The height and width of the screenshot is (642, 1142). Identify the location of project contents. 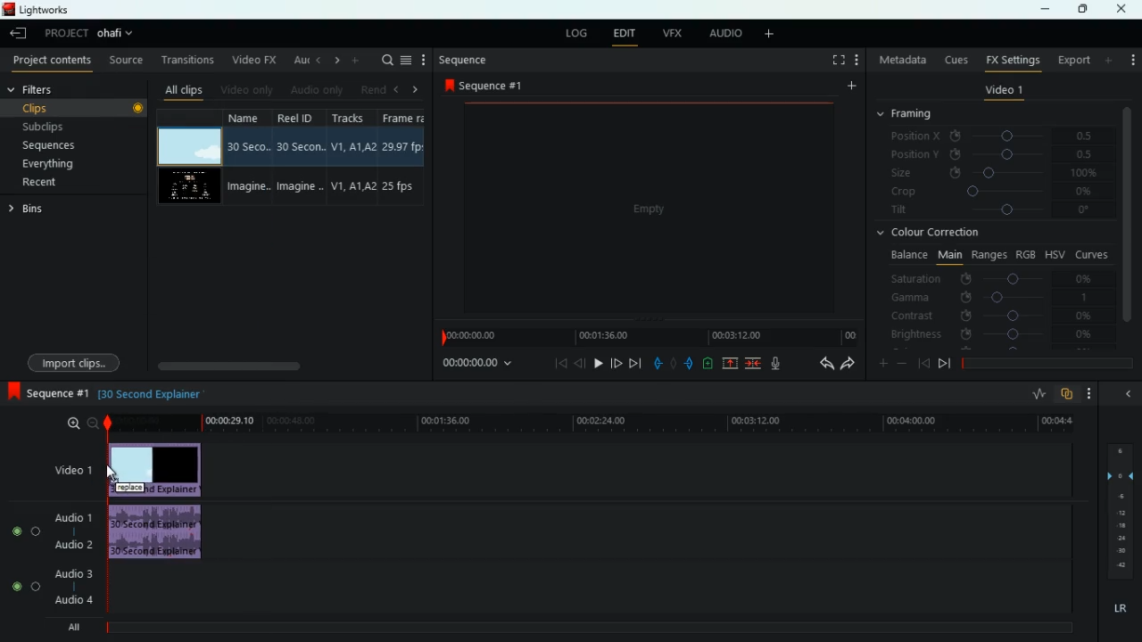
(50, 62).